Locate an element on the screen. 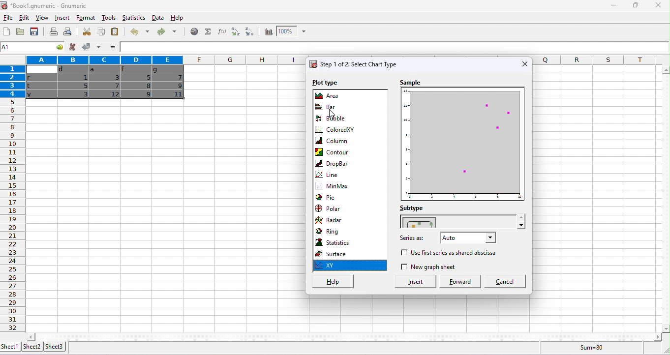 The image size is (670, 355). contour is located at coordinates (335, 152).